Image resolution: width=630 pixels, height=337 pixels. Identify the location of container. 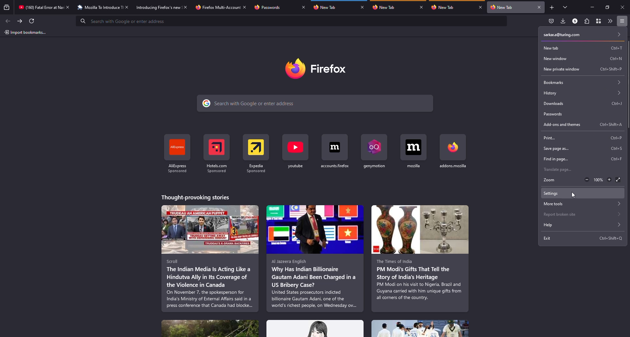
(598, 21).